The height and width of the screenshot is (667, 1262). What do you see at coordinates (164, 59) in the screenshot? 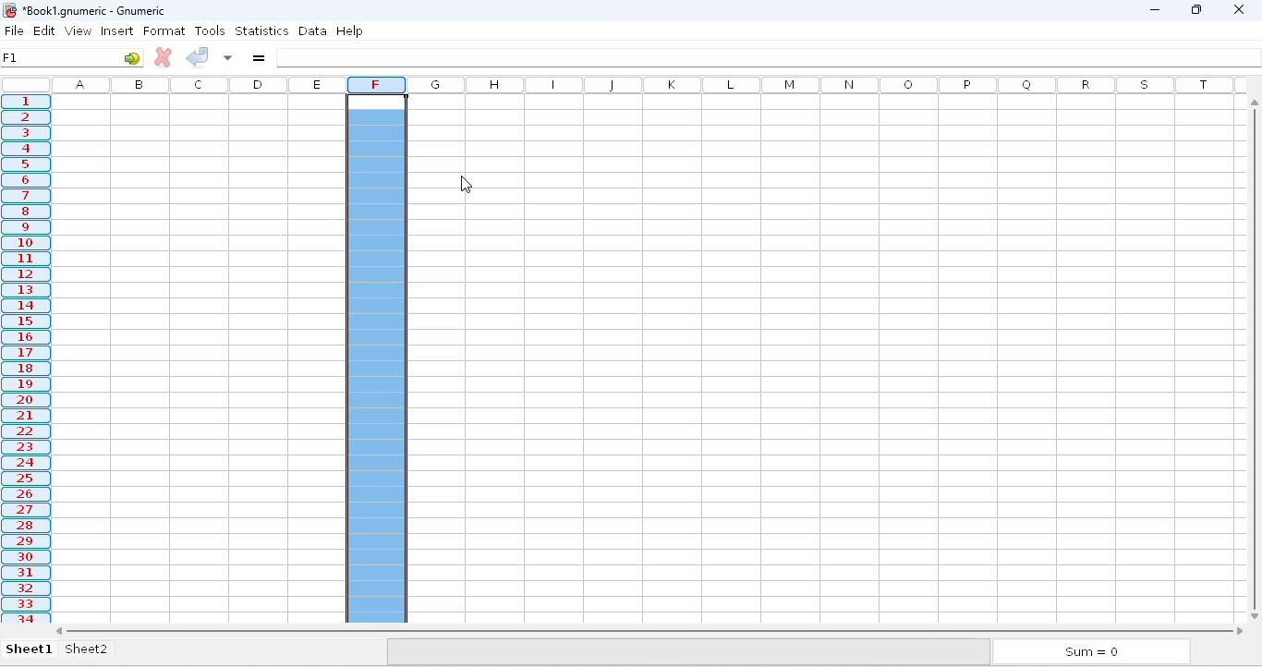
I see `cancel change` at bounding box center [164, 59].